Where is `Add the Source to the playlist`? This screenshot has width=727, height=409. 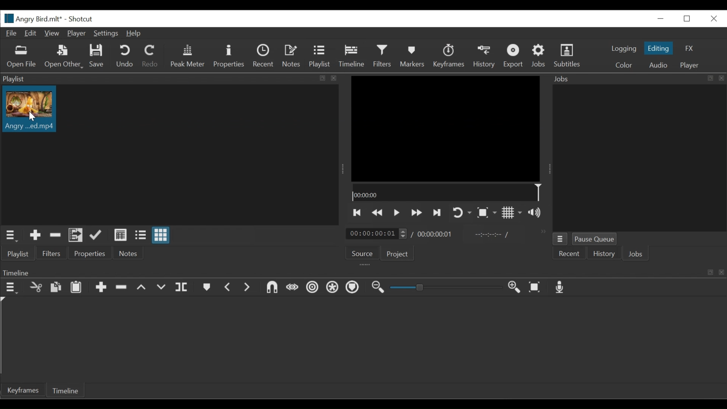
Add the Source to the playlist is located at coordinates (35, 236).